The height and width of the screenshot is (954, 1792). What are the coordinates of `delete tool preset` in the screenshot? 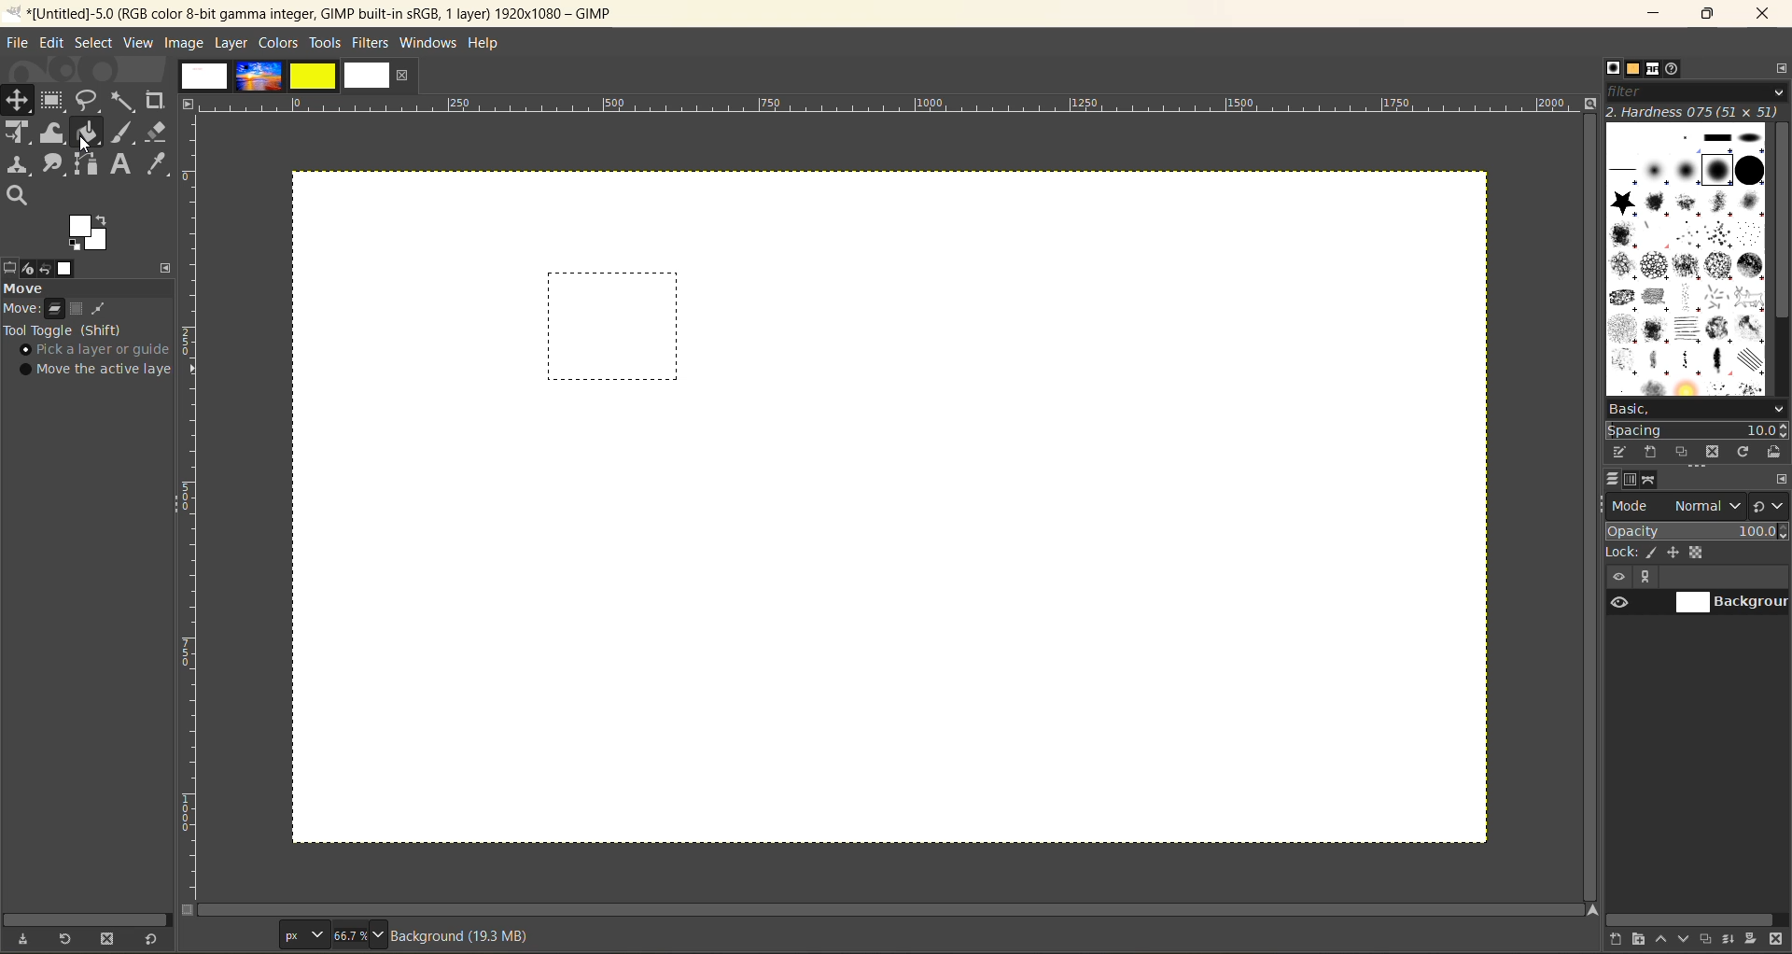 It's located at (107, 937).